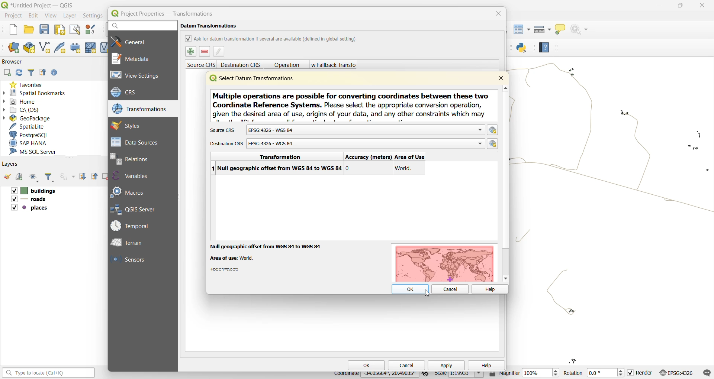 Image resolution: width=714 pixels, height=379 pixels. What do you see at coordinates (67, 177) in the screenshot?
I see `filter by experience` at bounding box center [67, 177].